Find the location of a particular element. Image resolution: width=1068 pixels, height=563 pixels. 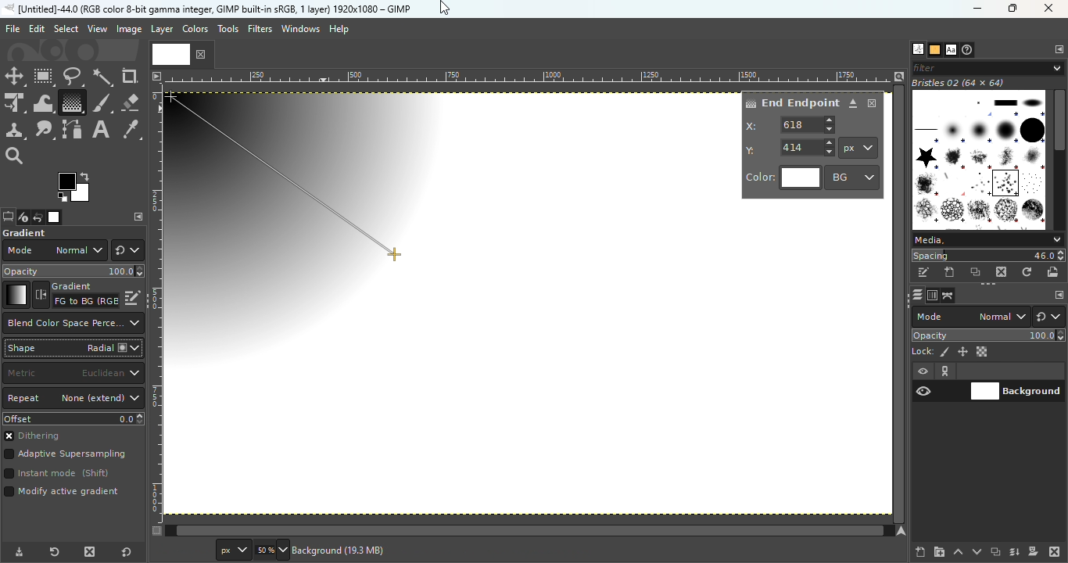

Duplicate this brush is located at coordinates (977, 272).